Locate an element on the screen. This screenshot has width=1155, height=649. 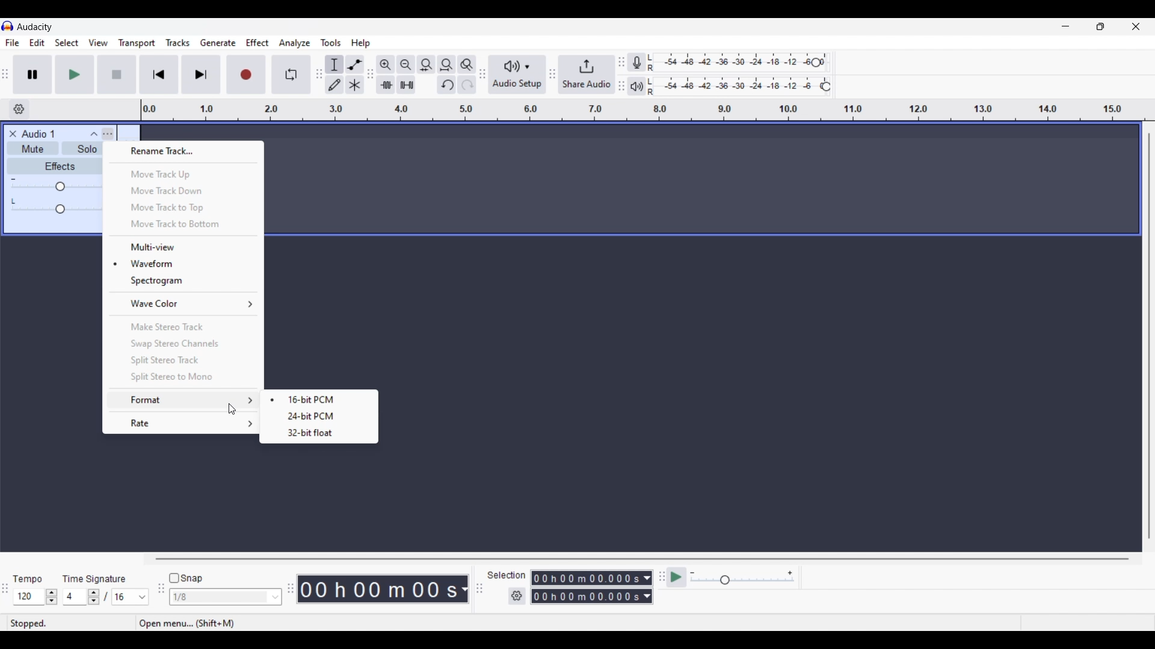
Change recording level is located at coordinates (816, 62).